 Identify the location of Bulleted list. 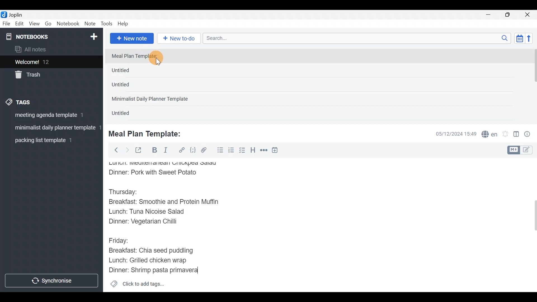
(219, 150).